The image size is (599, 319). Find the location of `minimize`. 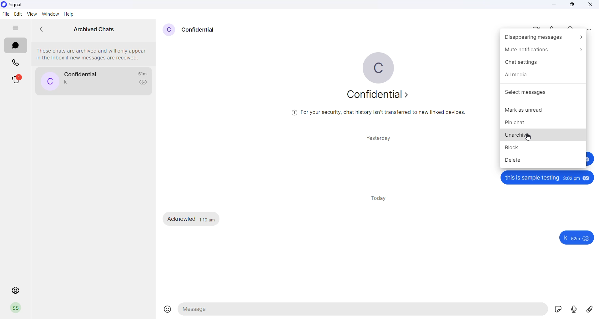

minimize is located at coordinates (553, 5).